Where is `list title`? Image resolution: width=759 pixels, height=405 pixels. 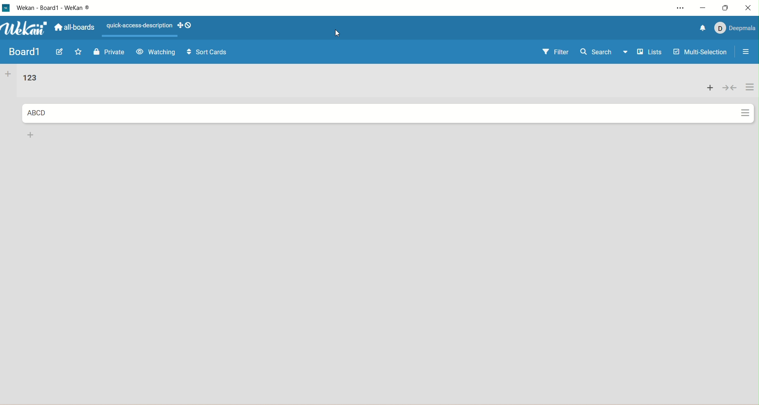 list title is located at coordinates (29, 78).